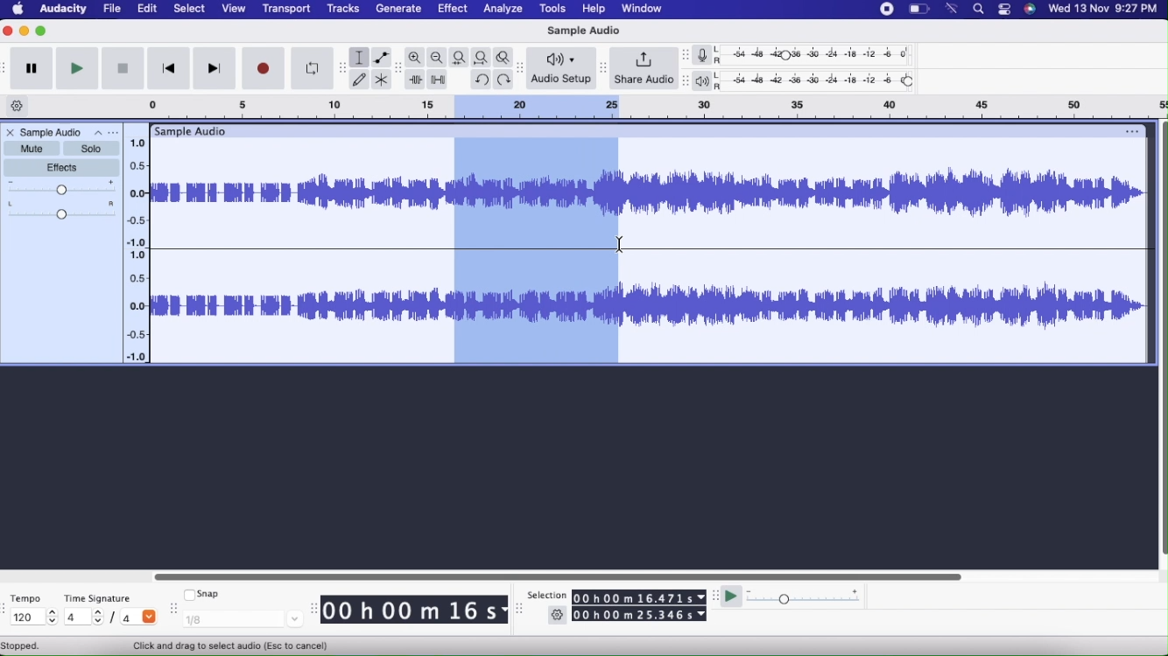 The image size is (1168, 656). I want to click on tracks, so click(345, 10).